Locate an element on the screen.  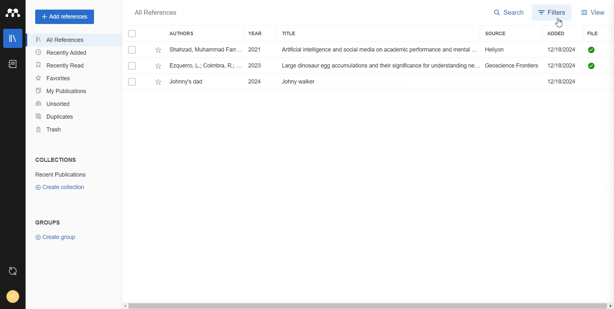
file available is located at coordinates (593, 59).